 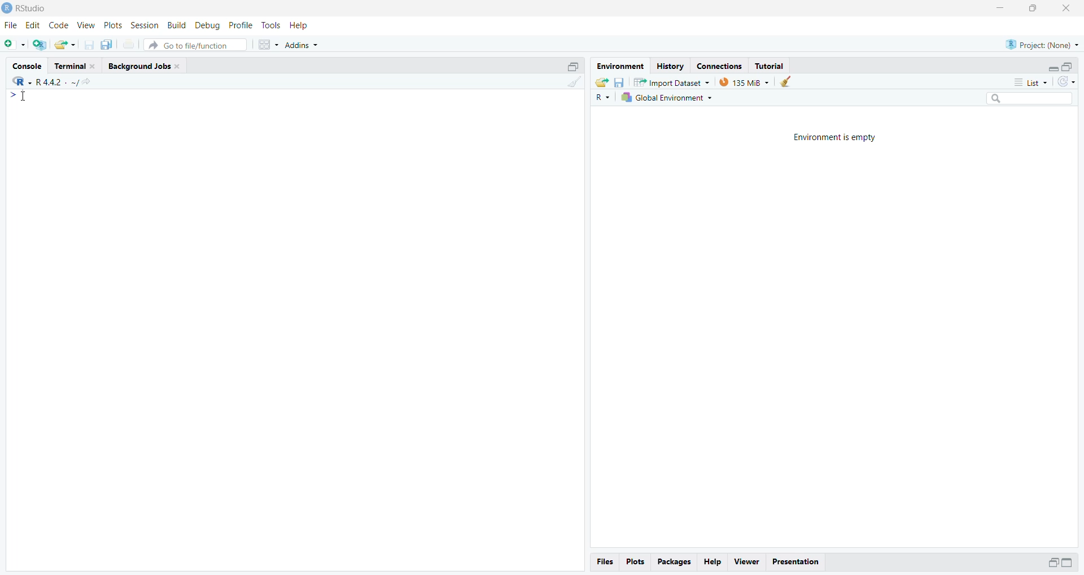 What do you see at coordinates (675, 563) in the screenshot?
I see `Packages` at bounding box center [675, 563].